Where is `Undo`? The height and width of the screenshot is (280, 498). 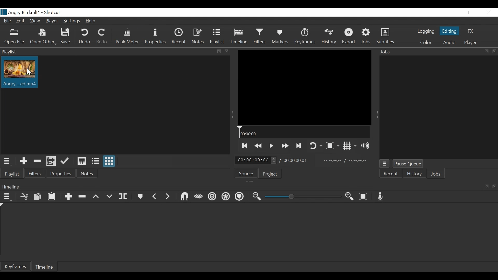 Undo is located at coordinates (84, 36).